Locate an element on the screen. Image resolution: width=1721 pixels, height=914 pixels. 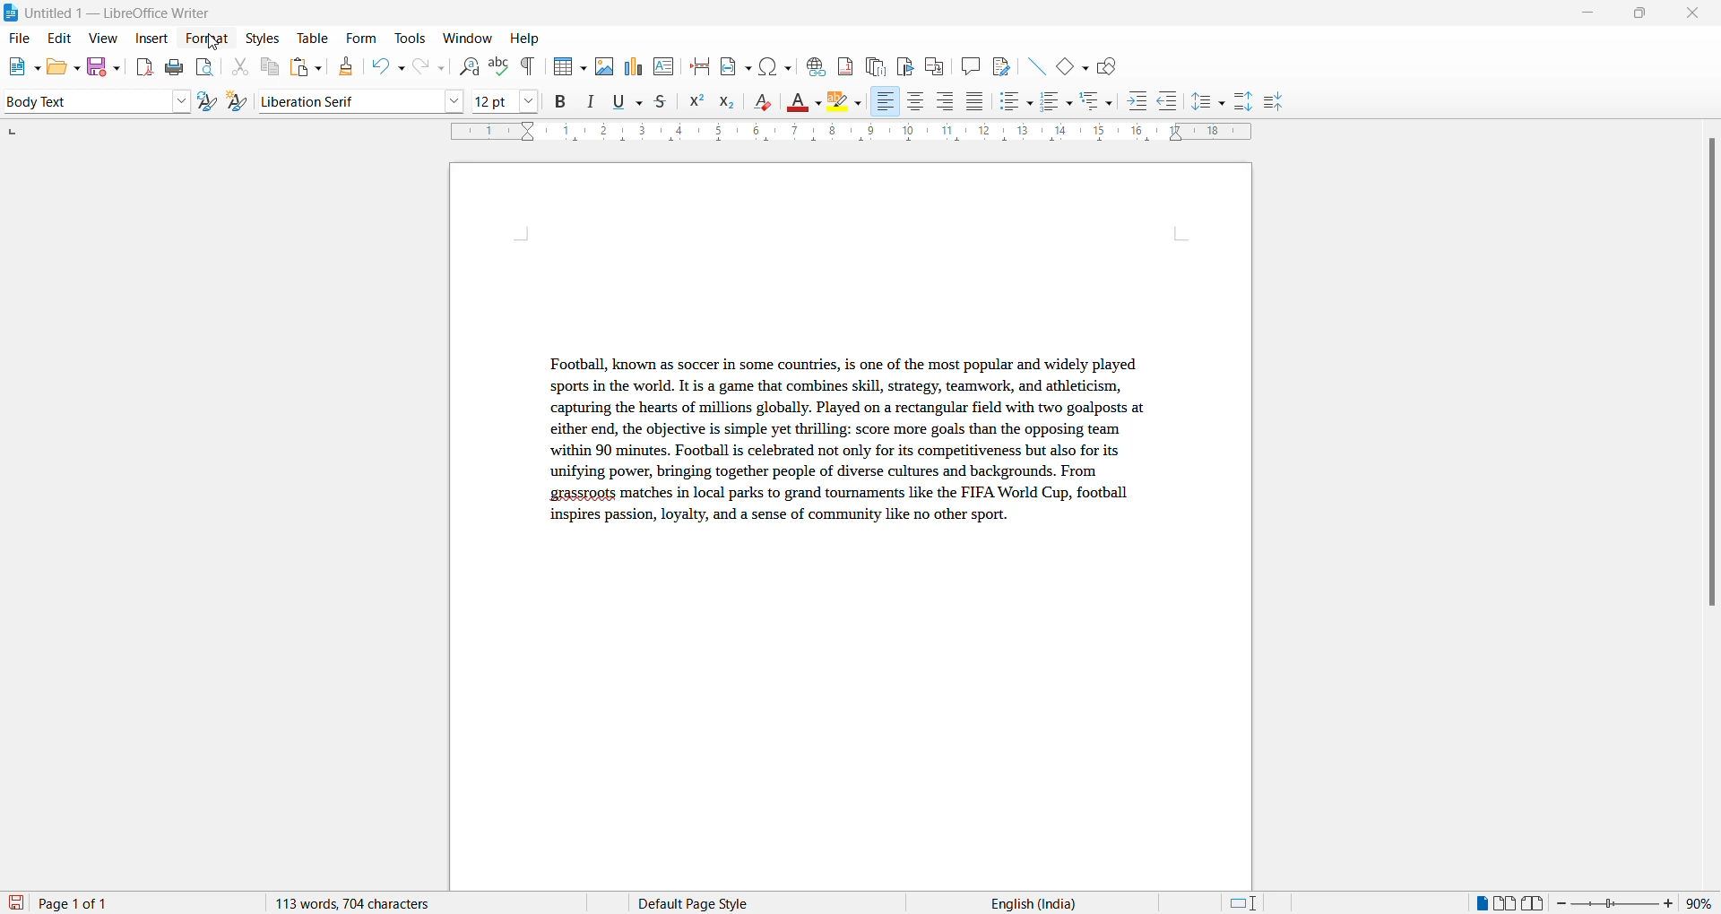
save is located at coordinates (17, 903).